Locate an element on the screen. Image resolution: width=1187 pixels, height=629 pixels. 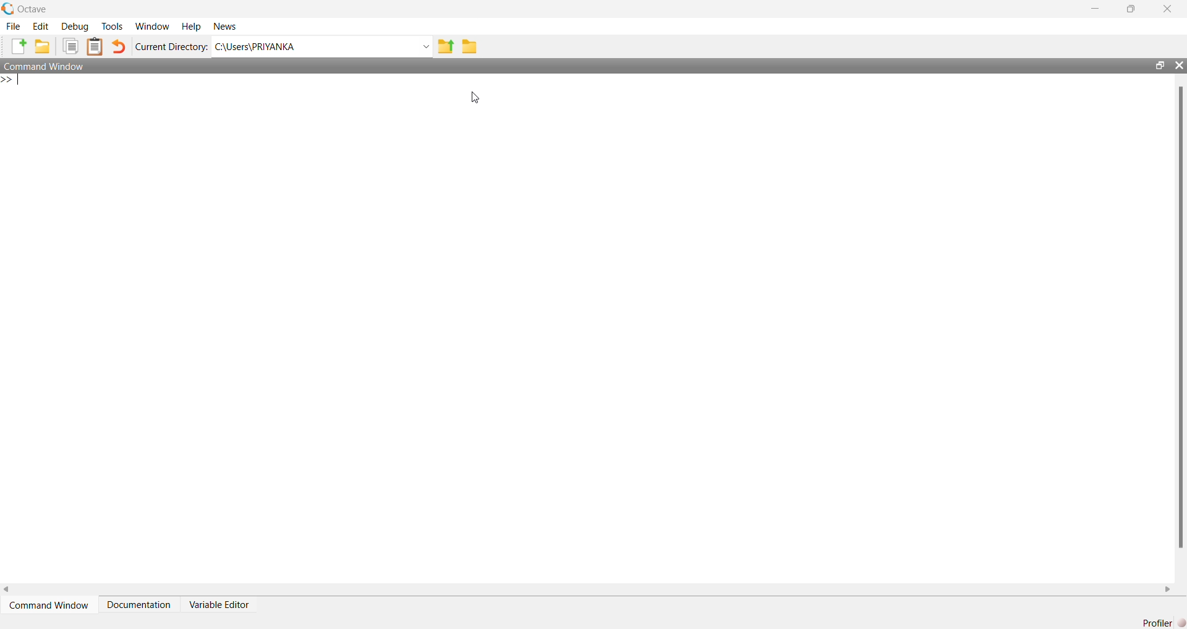
Variable Editor is located at coordinates (220, 604).